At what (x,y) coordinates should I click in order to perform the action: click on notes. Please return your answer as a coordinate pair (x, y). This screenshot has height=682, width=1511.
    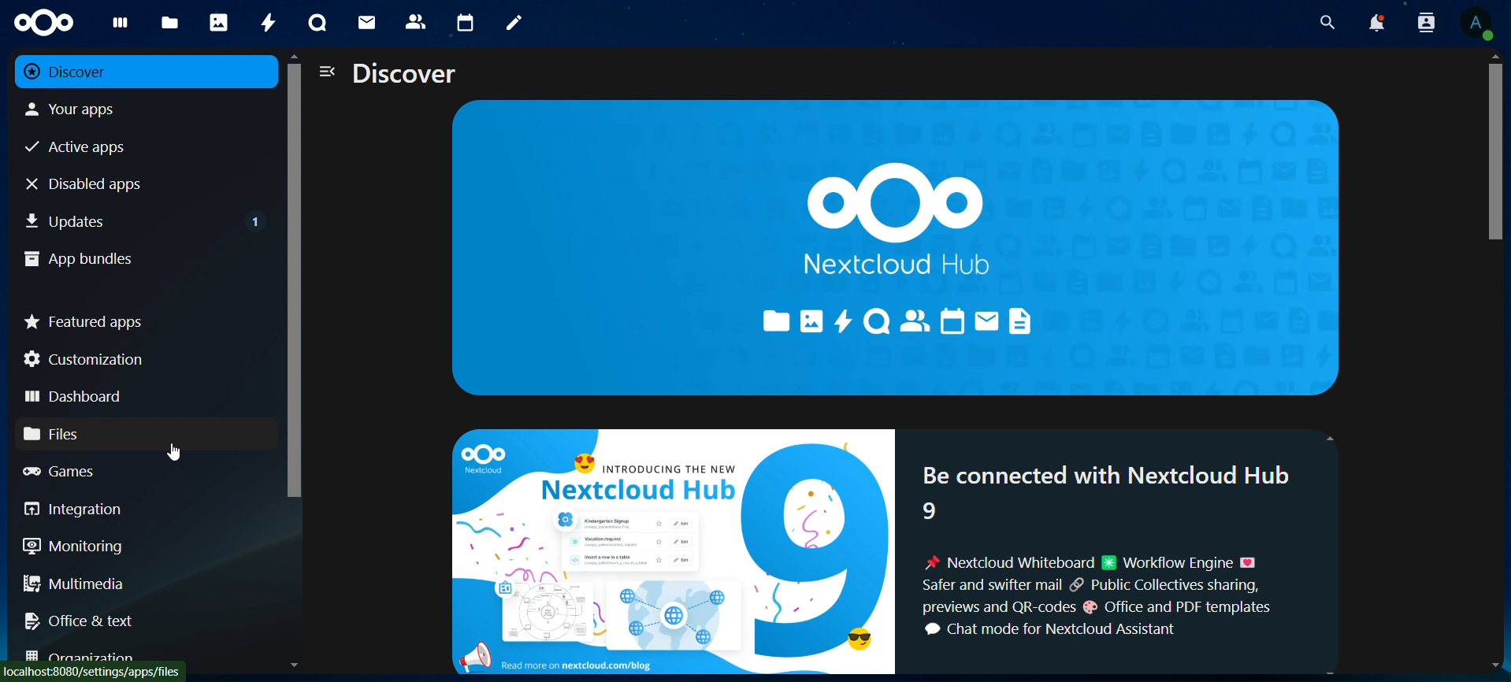
    Looking at the image, I should click on (512, 24).